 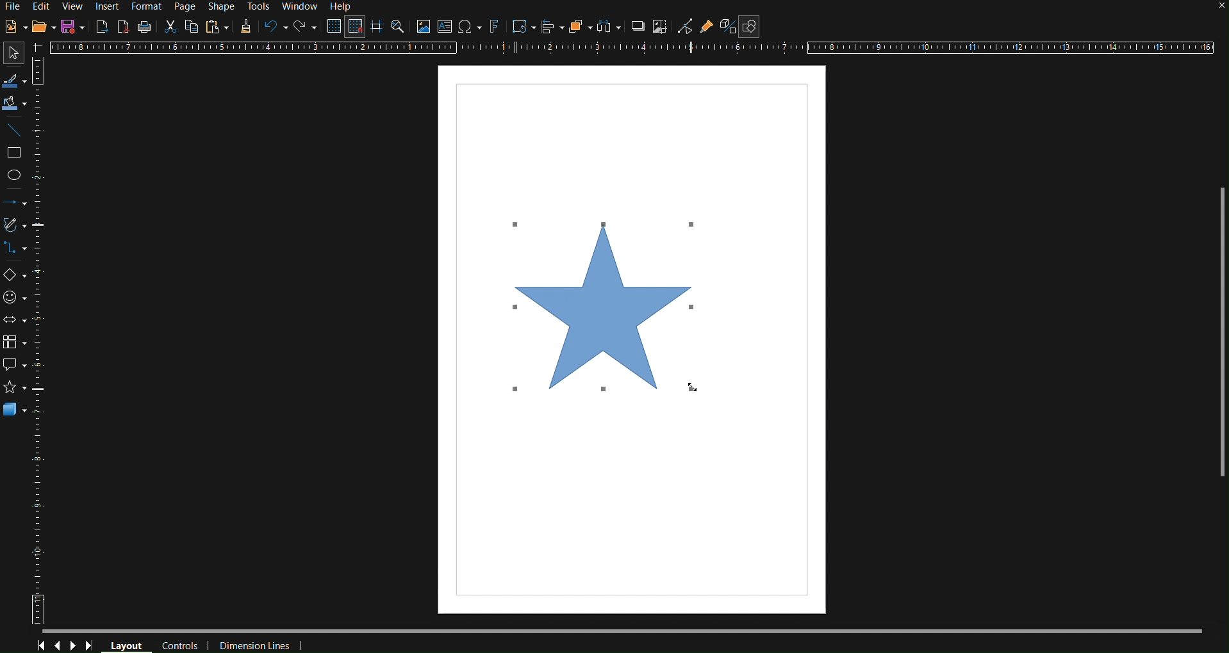 I want to click on Scrollbar, so click(x=623, y=631).